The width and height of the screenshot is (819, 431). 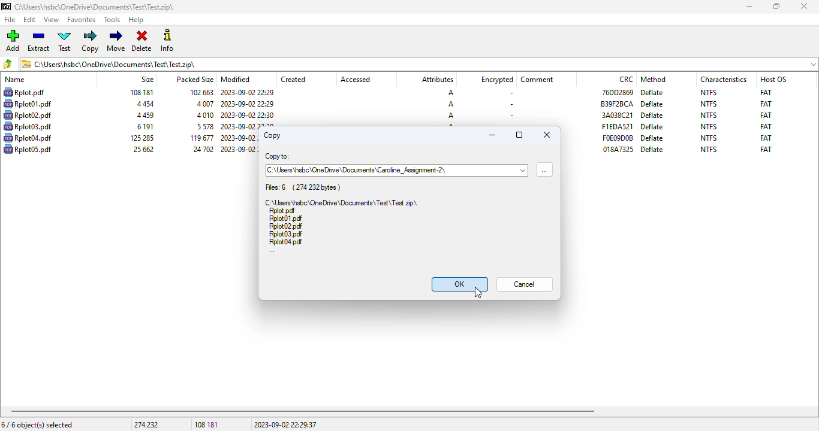 What do you see at coordinates (618, 138) in the screenshot?
I see `CRC` at bounding box center [618, 138].